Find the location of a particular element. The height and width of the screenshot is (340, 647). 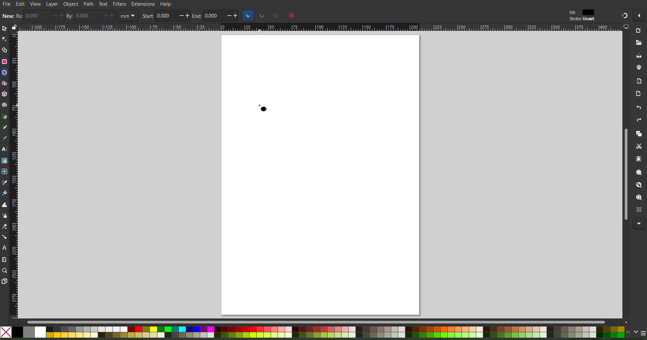

color is located at coordinates (589, 12).